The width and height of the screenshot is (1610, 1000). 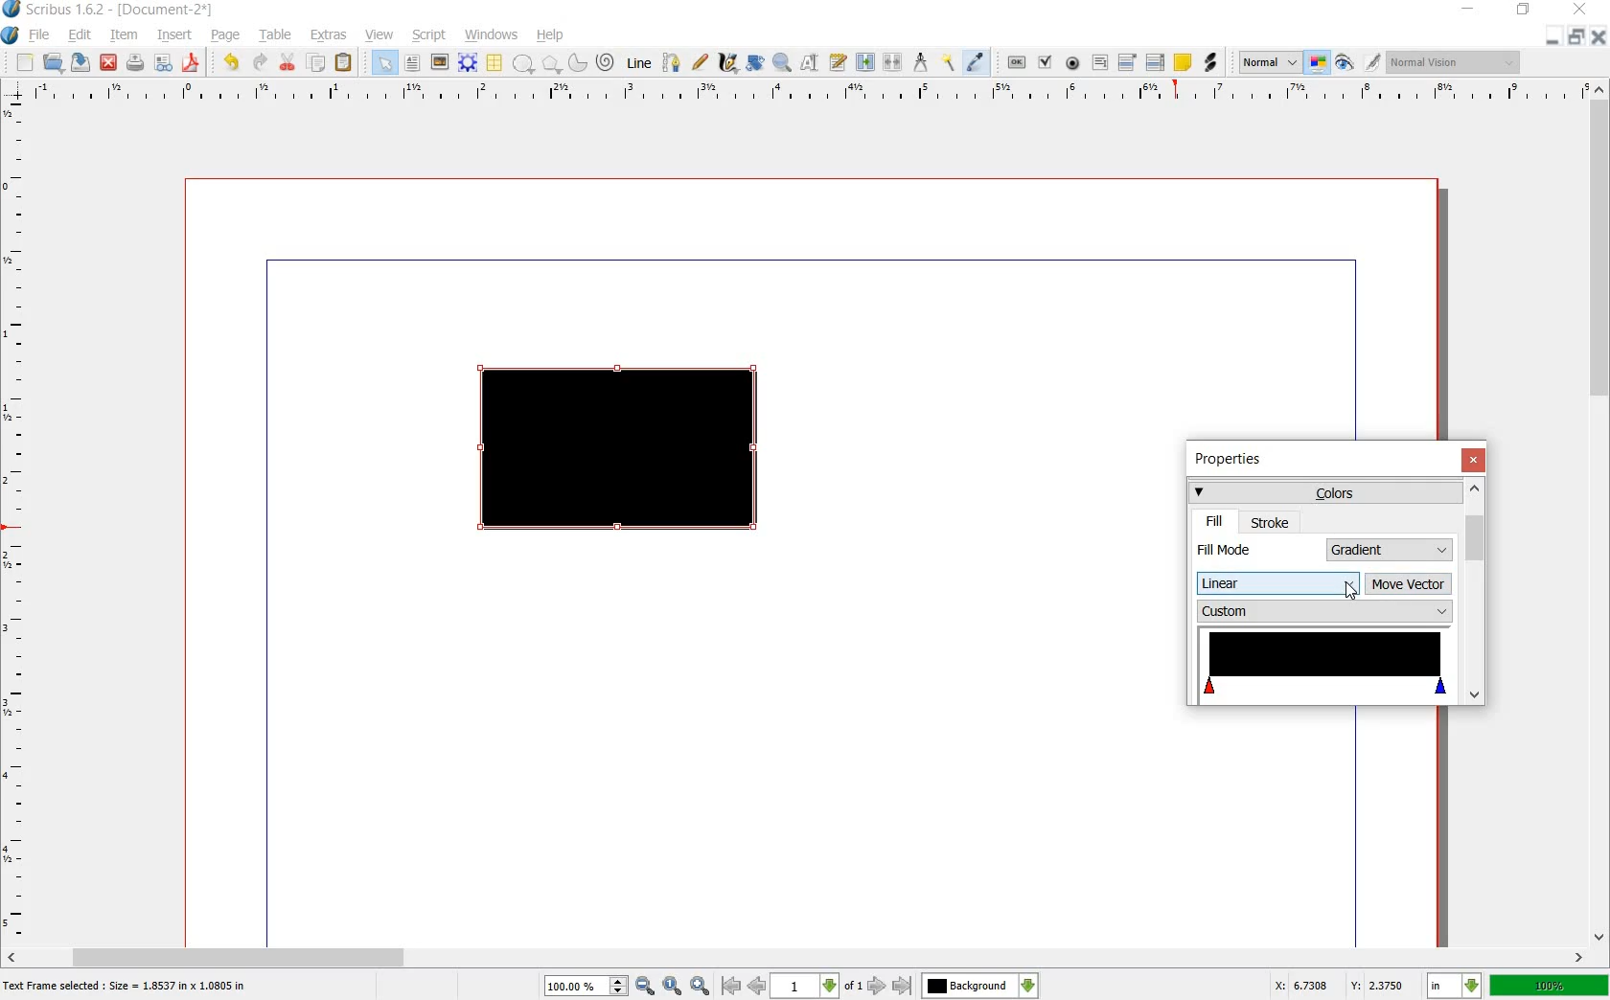 I want to click on close, so click(x=1583, y=9).